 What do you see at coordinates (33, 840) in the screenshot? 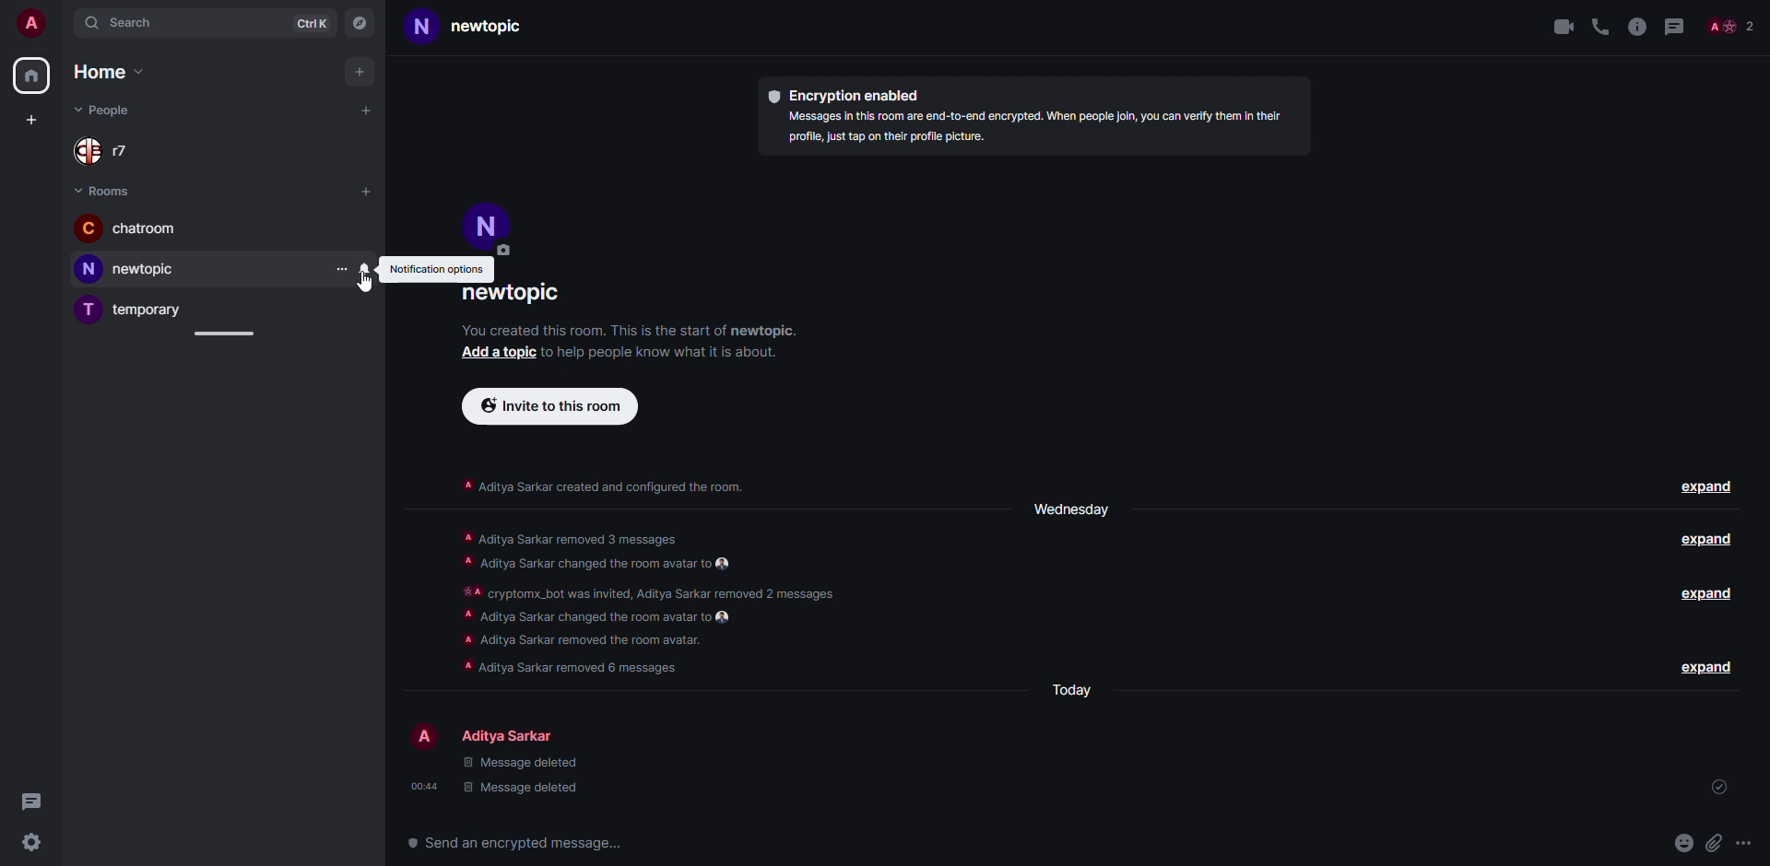
I see `settings` at bounding box center [33, 840].